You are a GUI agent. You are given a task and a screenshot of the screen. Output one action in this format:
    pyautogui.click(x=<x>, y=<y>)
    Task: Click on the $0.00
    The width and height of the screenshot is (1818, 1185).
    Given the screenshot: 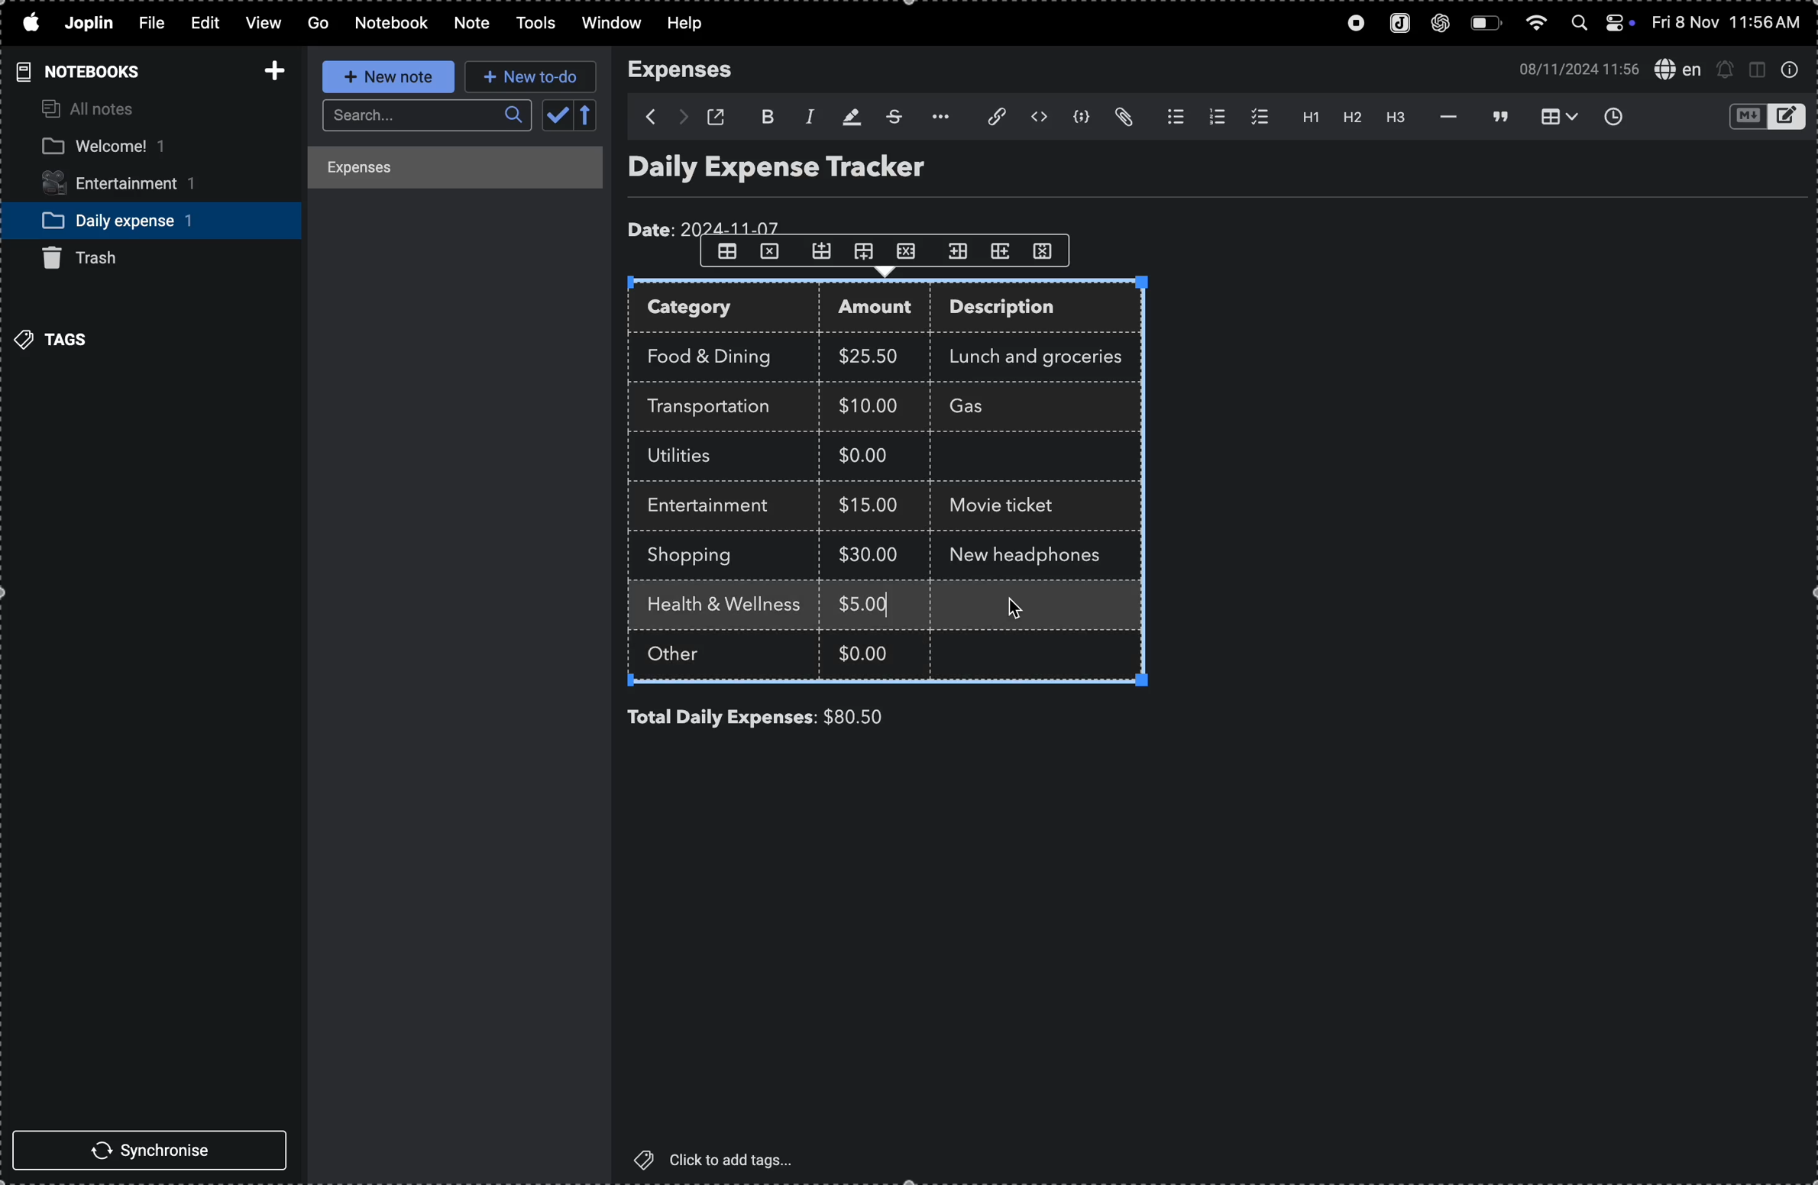 What is the action you would take?
    pyautogui.click(x=867, y=652)
    